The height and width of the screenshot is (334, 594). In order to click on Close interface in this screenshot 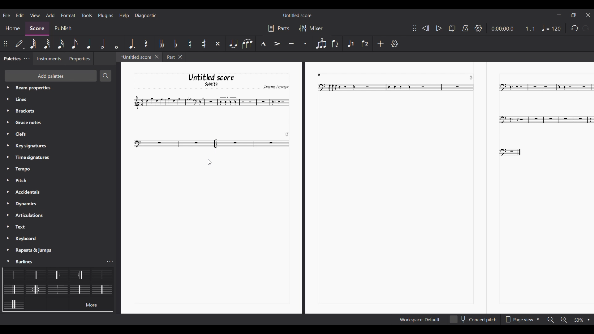, I will do `click(588, 15)`.